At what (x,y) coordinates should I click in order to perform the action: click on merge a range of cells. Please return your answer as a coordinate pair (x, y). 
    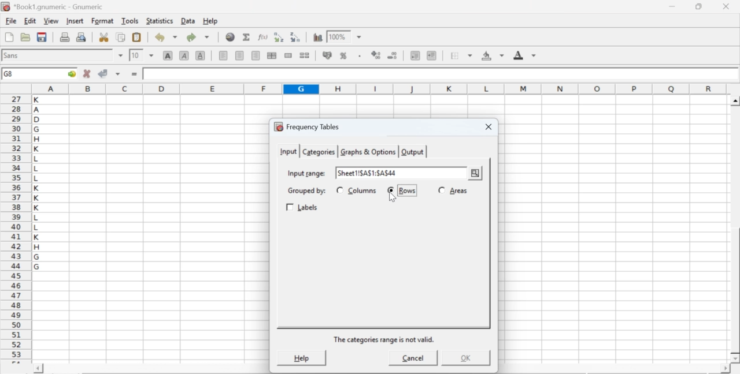
    Looking at the image, I should click on (288, 55).